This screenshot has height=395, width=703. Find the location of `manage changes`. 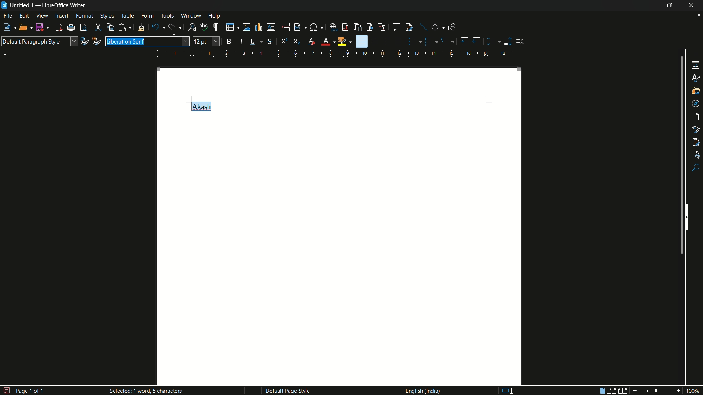

manage changes is located at coordinates (696, 141).